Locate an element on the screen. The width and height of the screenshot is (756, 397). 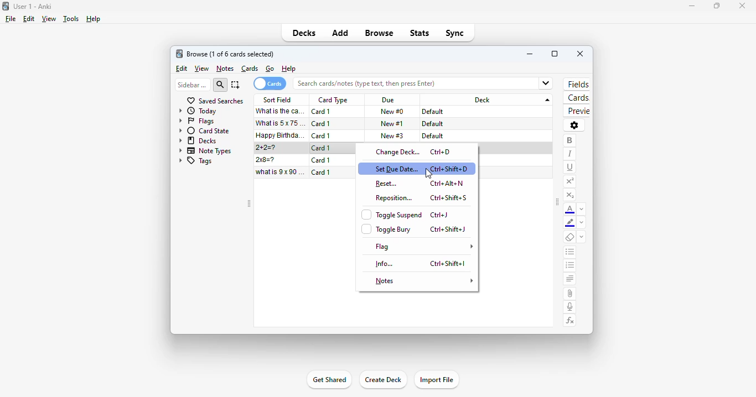
Ctrl+Shift+S is located at coordinates (449, 199).